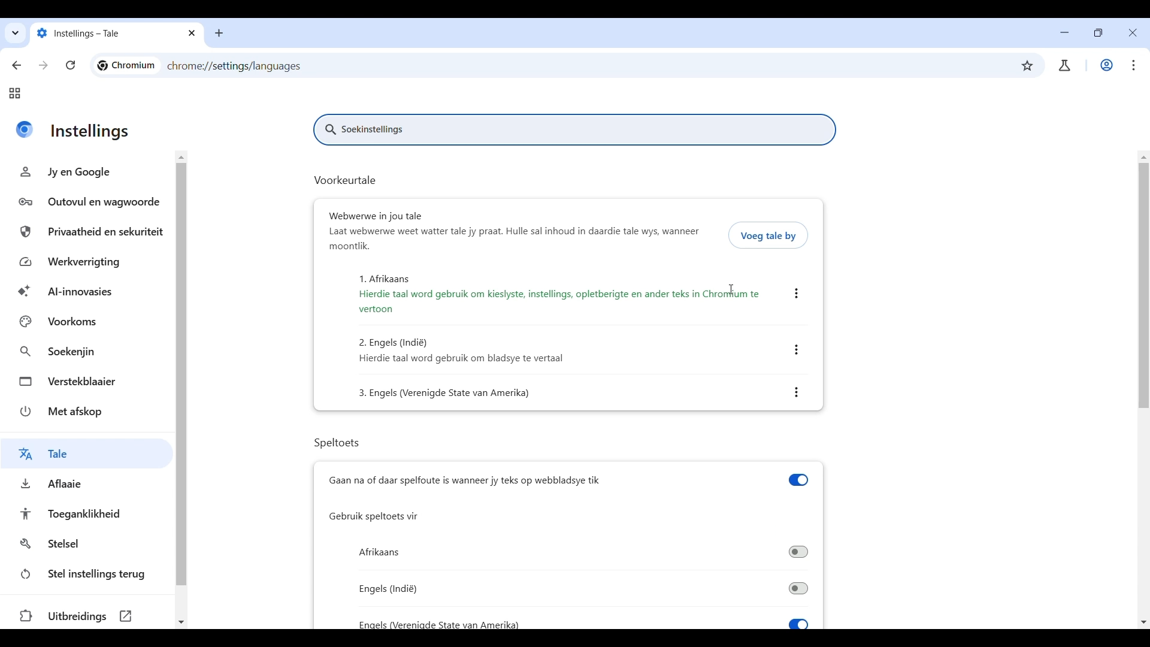 The height and width of the screenshot is (647, 1150). What do you see at coordinates (794, 295) in the screenshot?
I see `more actions` at bounding box center [794, 295].